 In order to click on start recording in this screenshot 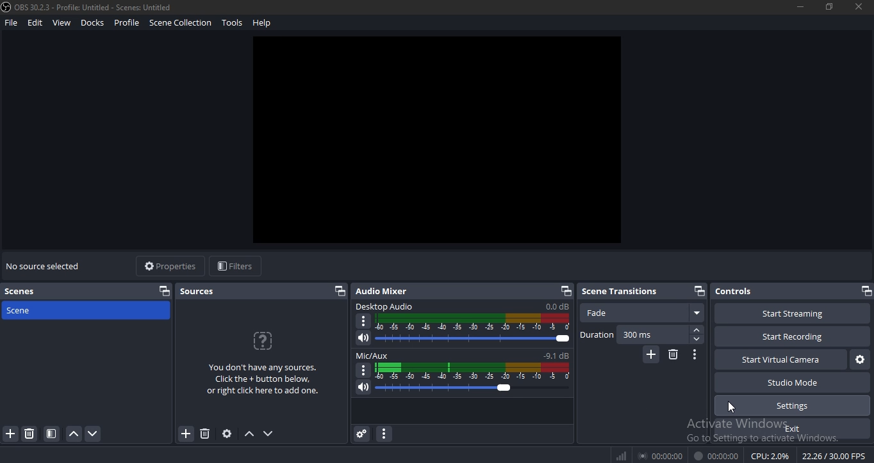, I will do `click(789, 335)`.